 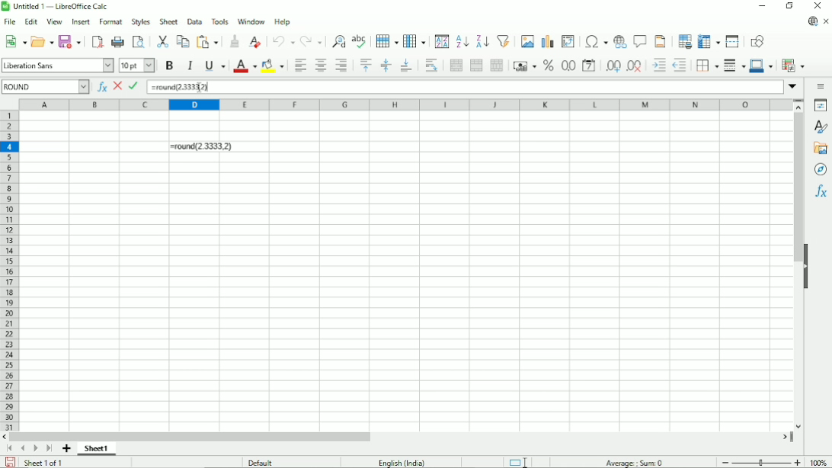 What do you see at coordinates (82, 21) in the screenshot?
I see `Insert` at bounding box center [82, 21].